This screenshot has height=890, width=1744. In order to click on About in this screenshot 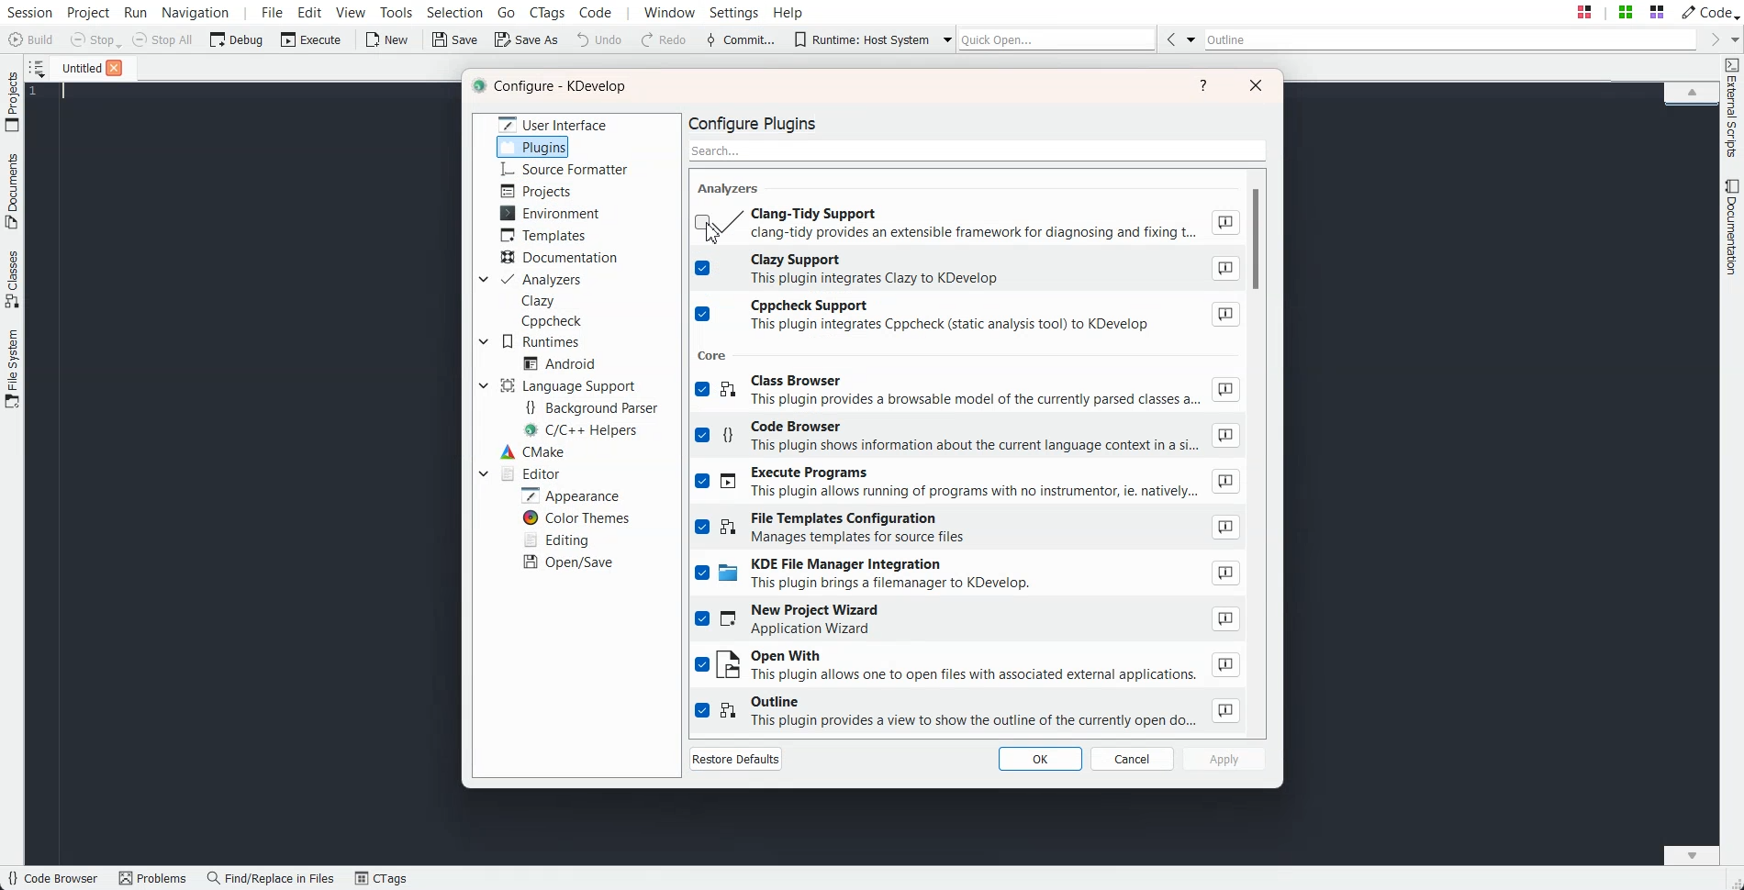, I will do `click(1227, 617)`.